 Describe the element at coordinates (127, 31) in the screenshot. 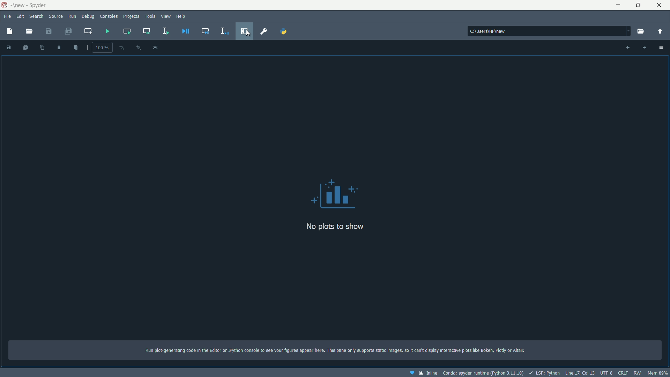

I see `run current cell` at that location.